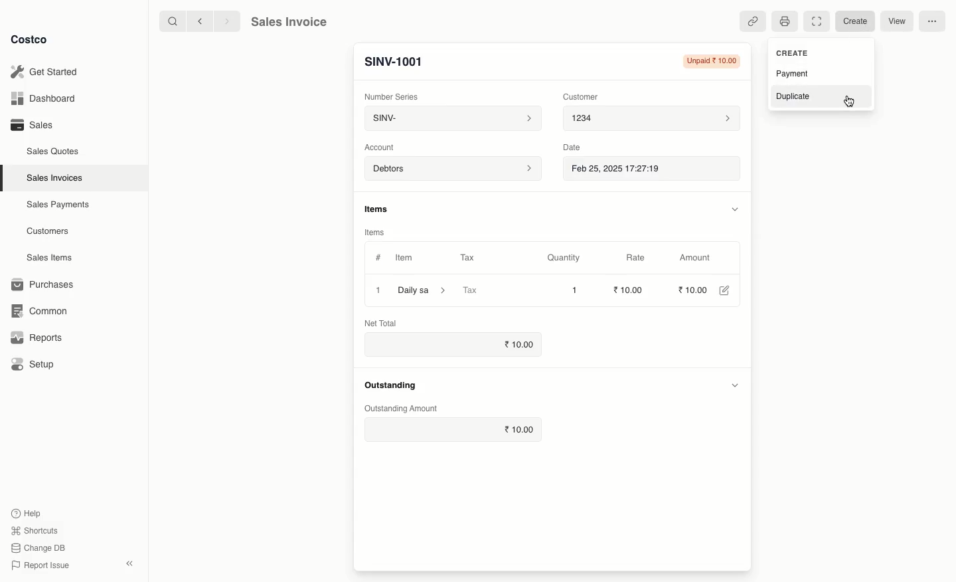  I want to click on Sales Invoices., so click(53, 179).